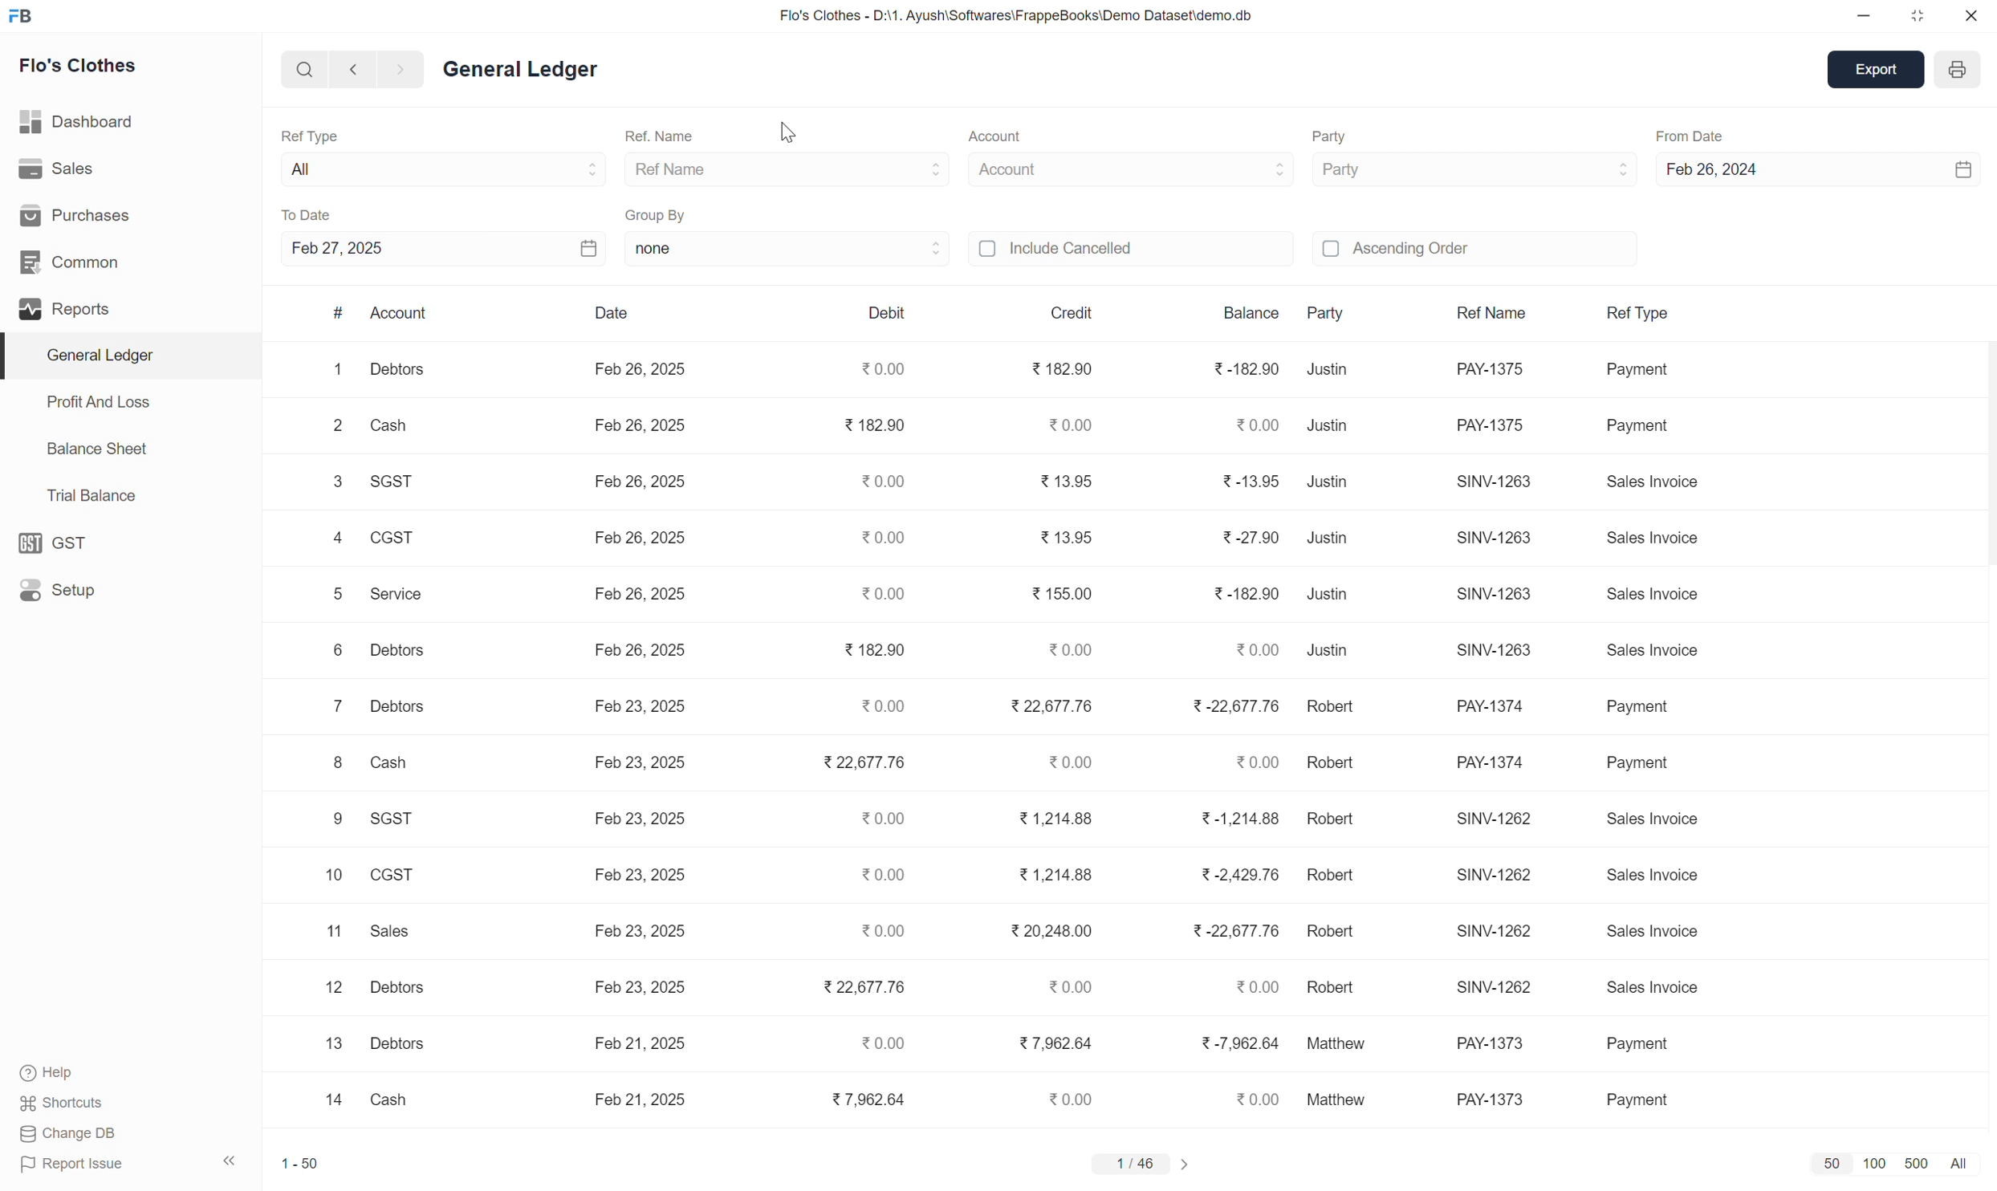 This screenshot has width=1997, height=1191. I want to click on 1/46, so click(1143, 1166).